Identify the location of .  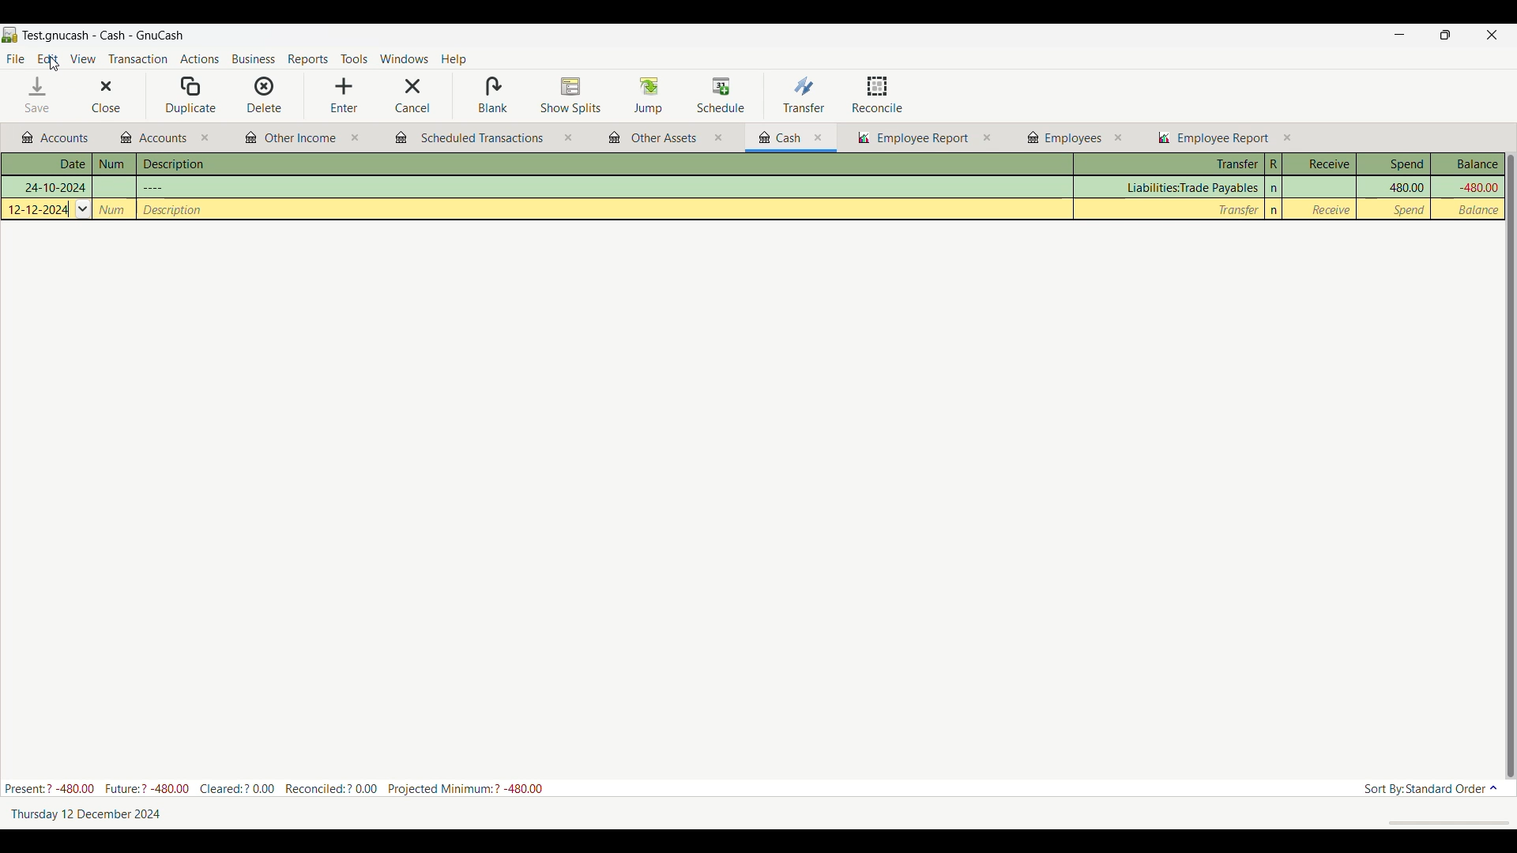
(40, 209).